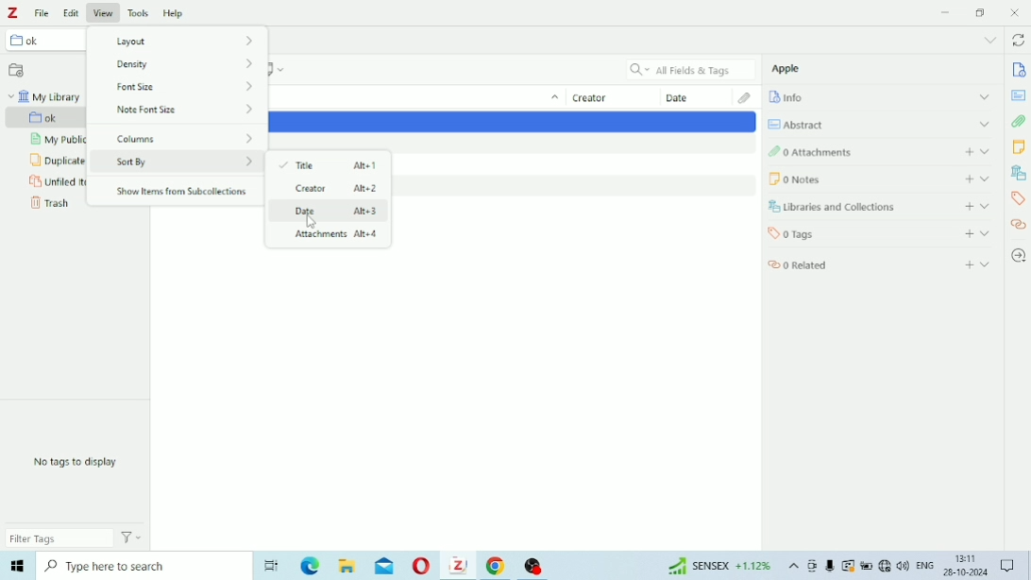 The image size is (1031, 580). What do you see at coordinates (419, 568) in the screenshot?
I see `Opera browser` at bounding box center [419, 568].